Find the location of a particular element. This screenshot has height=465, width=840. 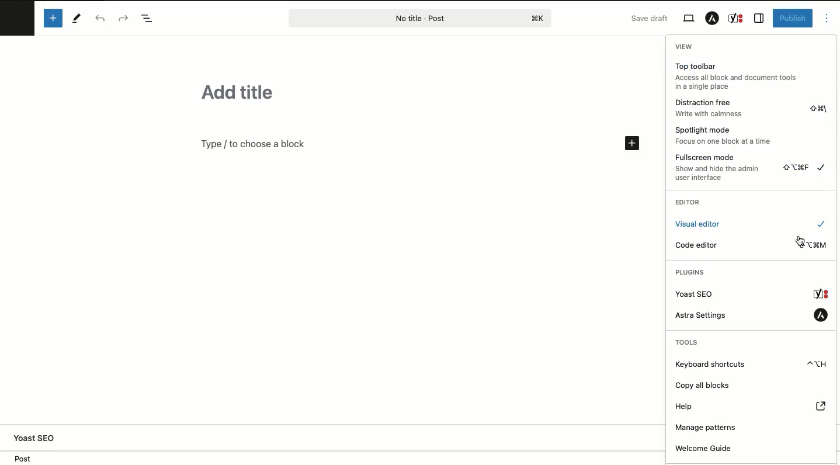

Tools is located at coordinates (77, 19).